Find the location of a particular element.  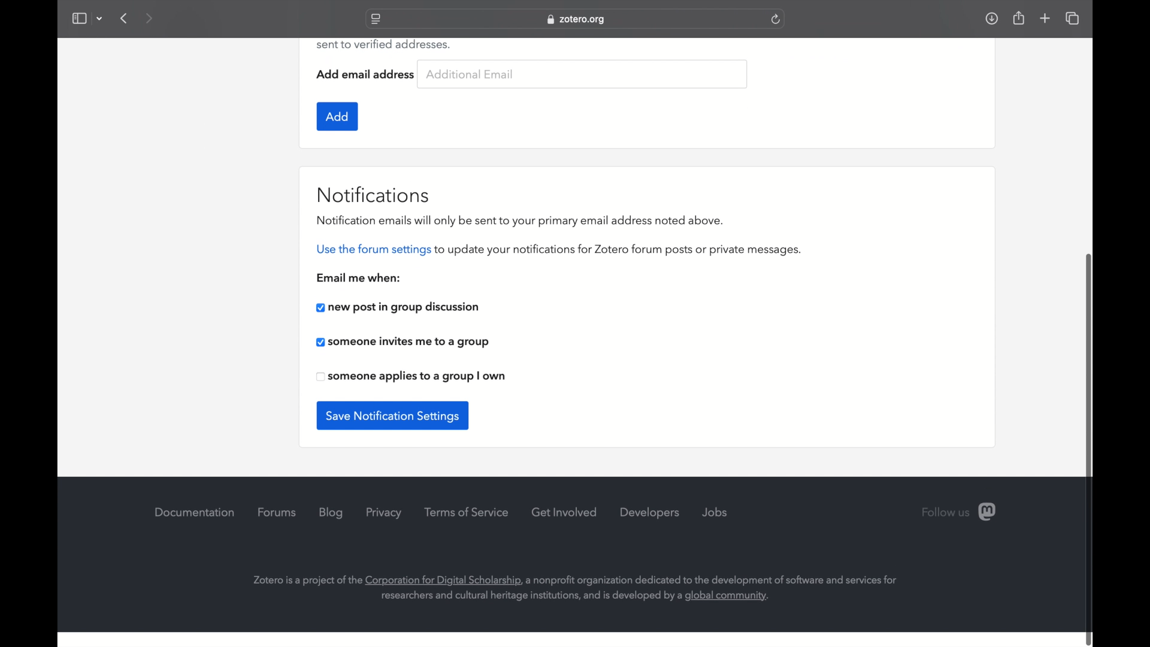

get involved is located at coordinates (565, 512).